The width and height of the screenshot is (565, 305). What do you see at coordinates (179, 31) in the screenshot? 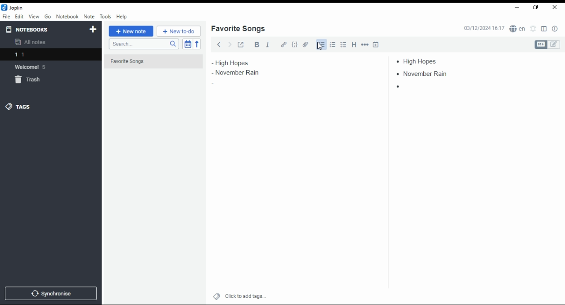
I see `New to-do` at bounding box center [179, 31].